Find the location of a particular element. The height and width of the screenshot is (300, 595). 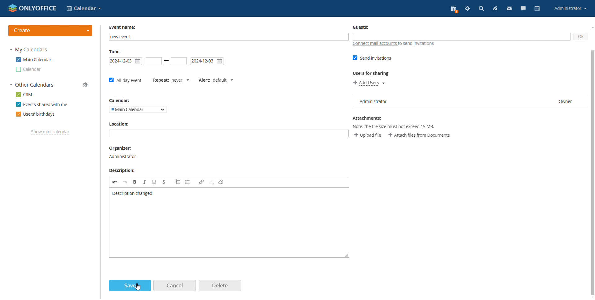

upload file is located at coordinates (366, 135).